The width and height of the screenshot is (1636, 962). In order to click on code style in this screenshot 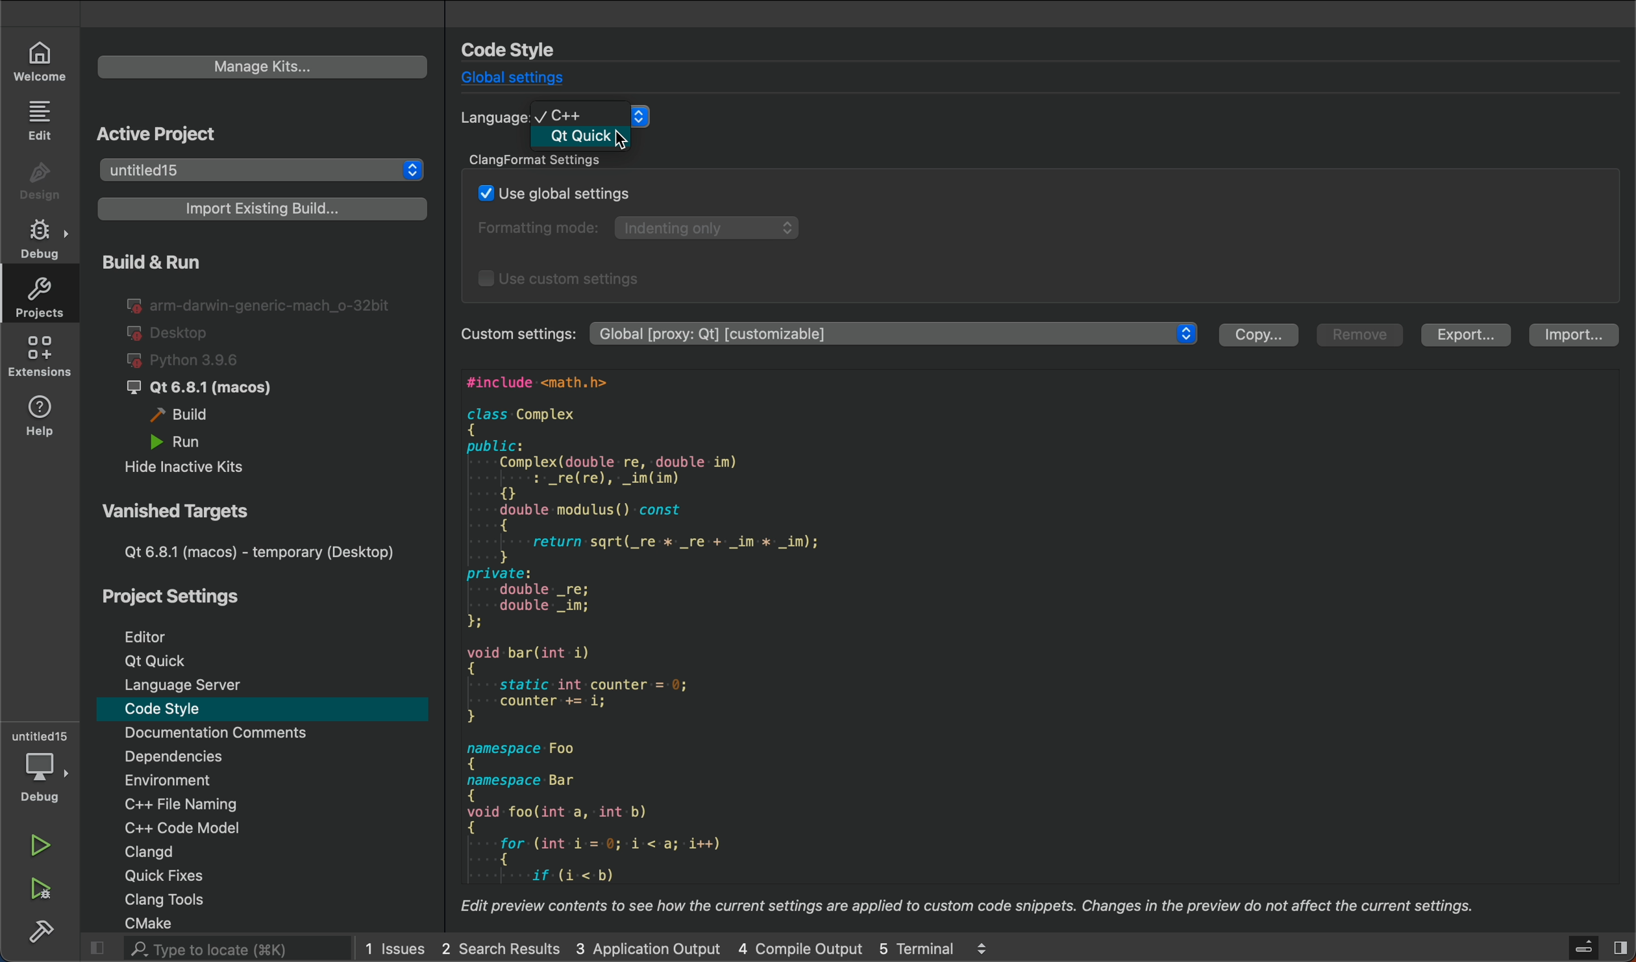, I will do `click(523, 49)`.